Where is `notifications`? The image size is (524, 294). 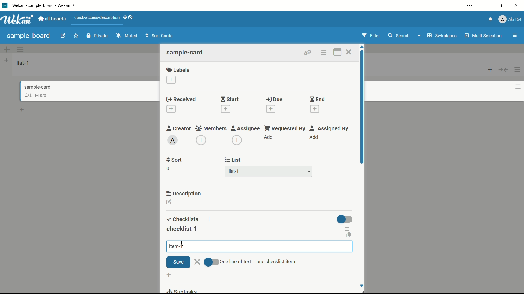 notifications is located at coordinates (491, 19).